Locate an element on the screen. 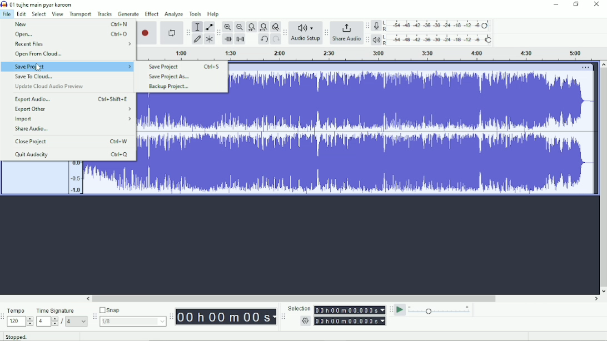 This screenshot has height=341, width=607. Effect is located at coordinates (152, 14).